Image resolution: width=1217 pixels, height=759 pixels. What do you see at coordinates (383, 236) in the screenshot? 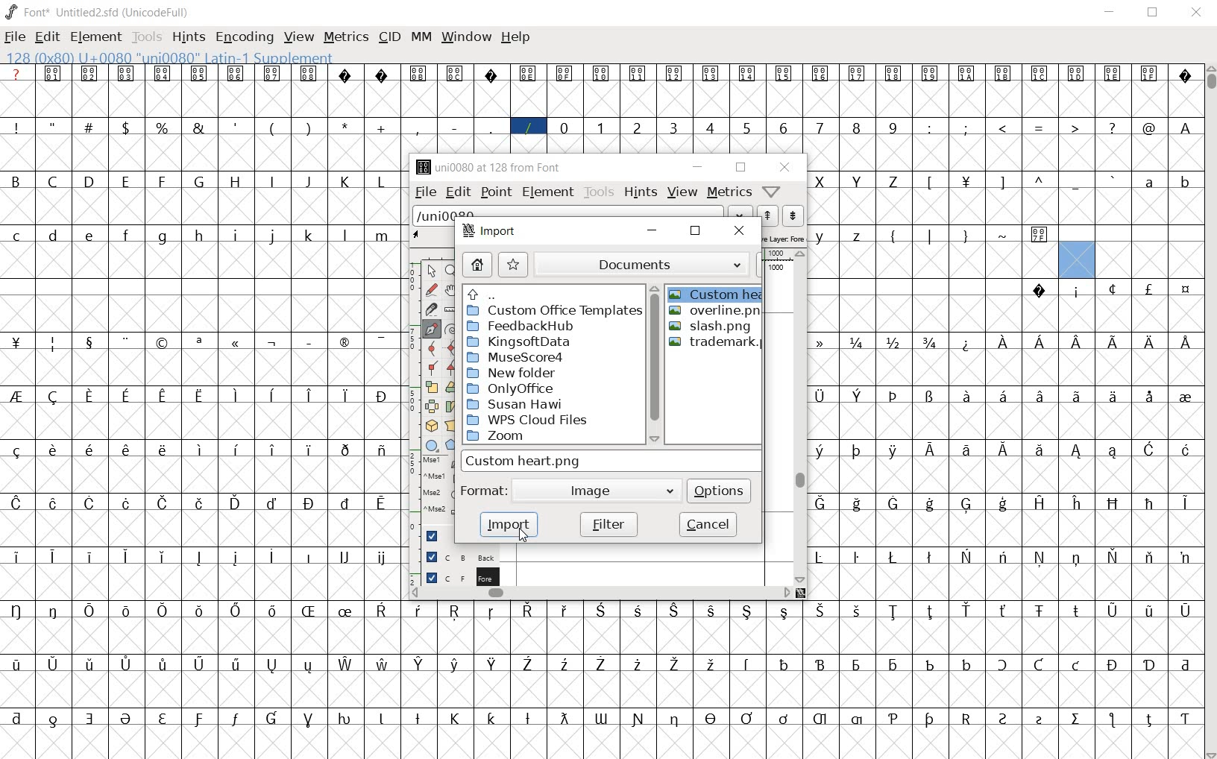
I see `glyph` at bounding box center [383, 236].